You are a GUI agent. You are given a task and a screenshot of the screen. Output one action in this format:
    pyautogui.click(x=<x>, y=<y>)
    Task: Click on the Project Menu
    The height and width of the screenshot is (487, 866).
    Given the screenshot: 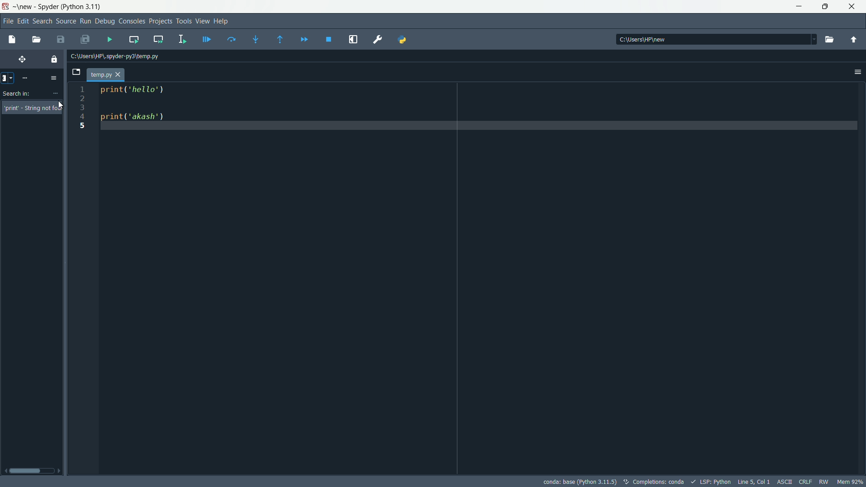 What is the action you would take?
    pyautogui.click(x=159, y=21)
    